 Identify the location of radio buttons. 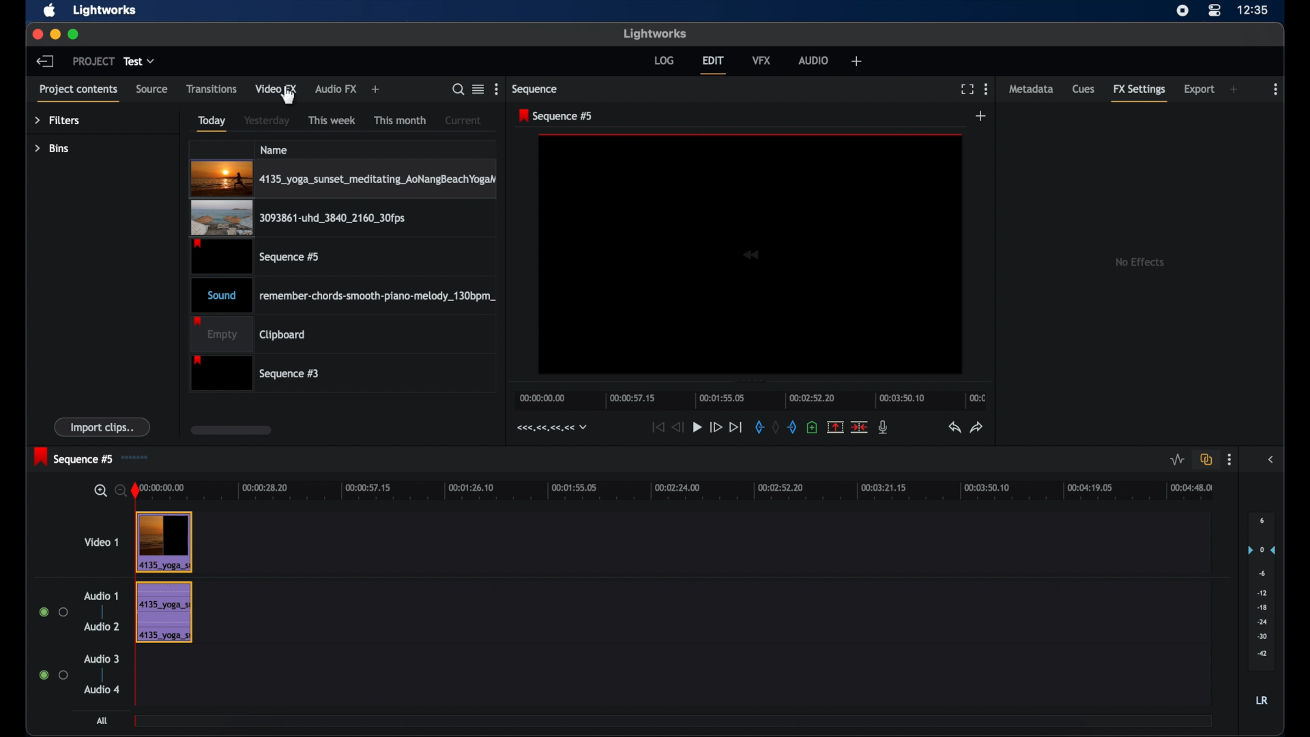
(54, 612).